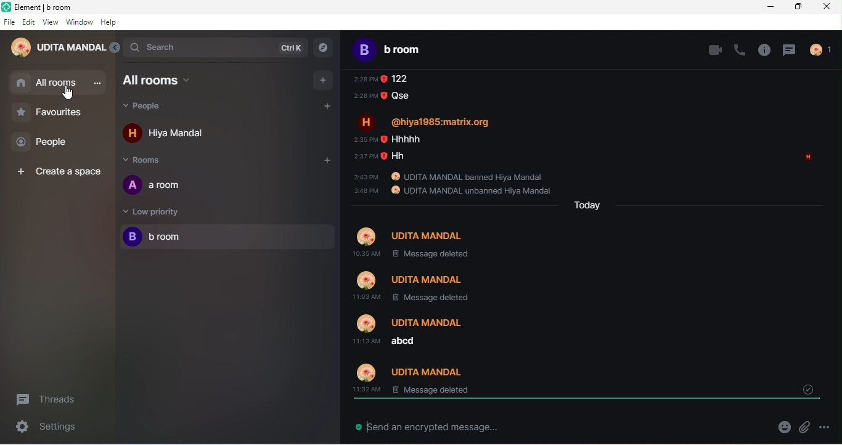 This screenshot has height=445, width=842. Describe the element at coordinates (327, 160) in the screenshot. I see `add room` at that location.